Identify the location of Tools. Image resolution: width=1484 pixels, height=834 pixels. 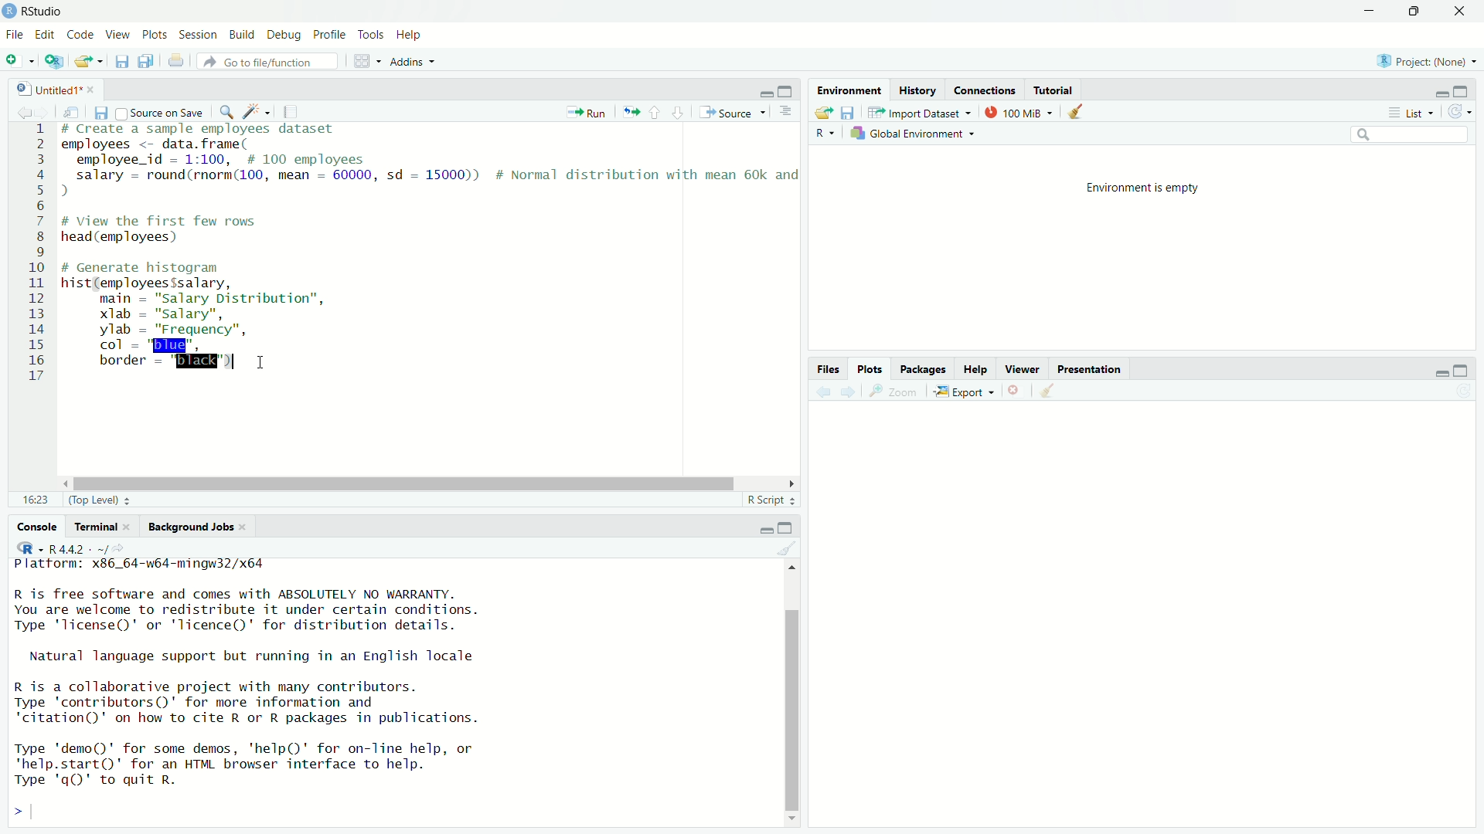
(373, 36).